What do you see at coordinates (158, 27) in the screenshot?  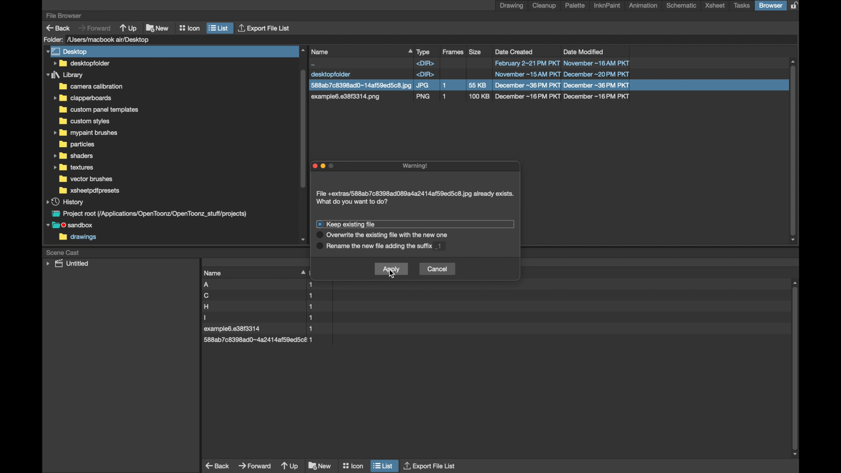 I see `new` at bounding box center [158, 27].